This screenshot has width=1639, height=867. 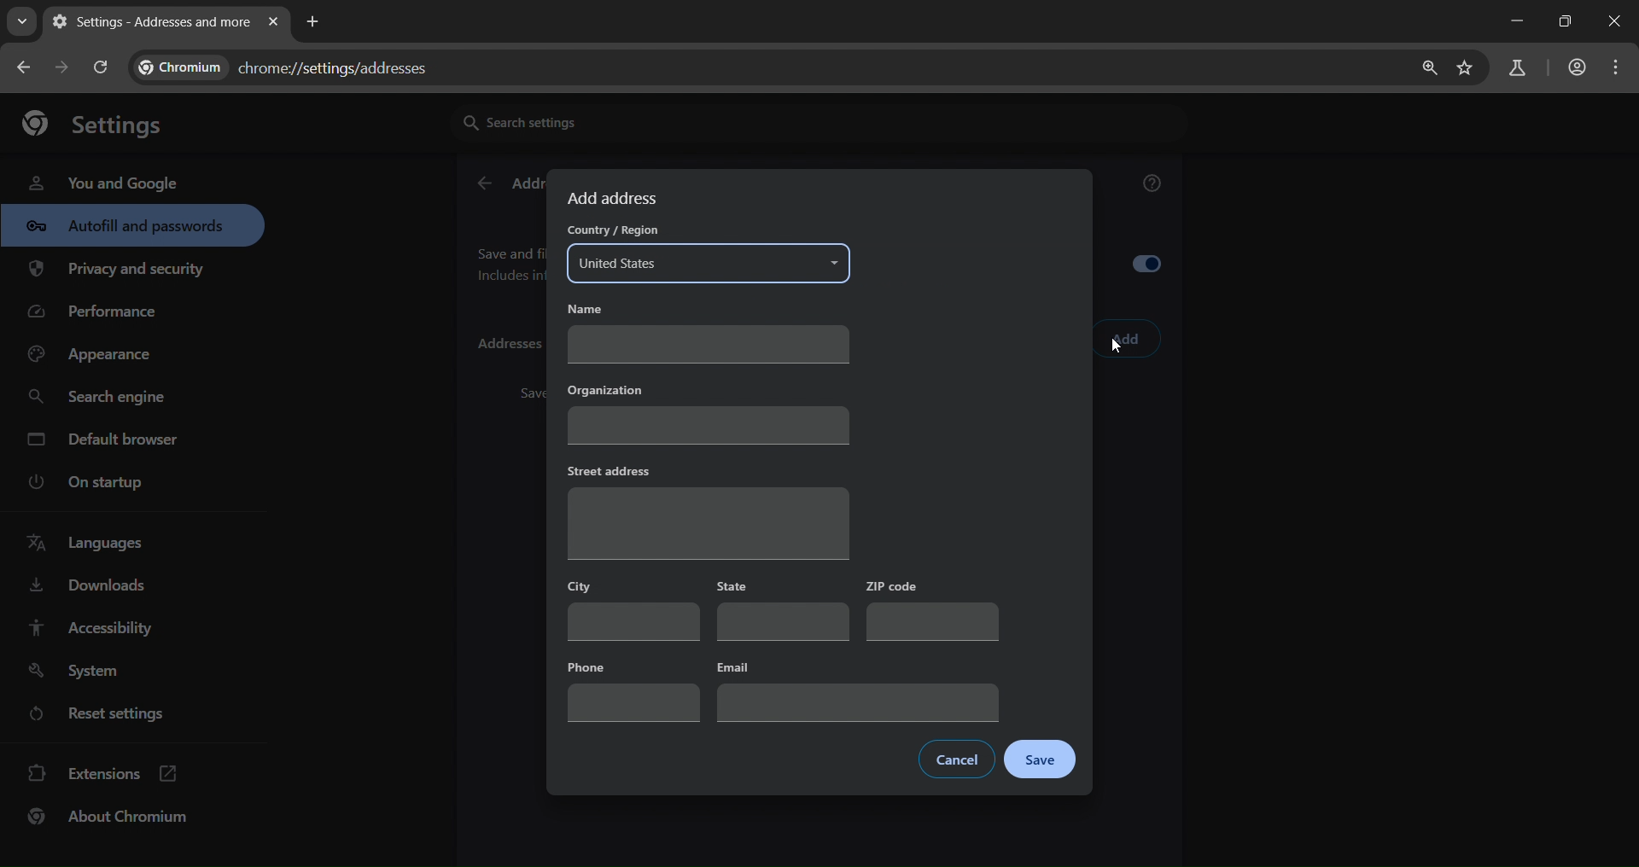 What do you see at coordinates (89, 627) in the screenshot?
I see `accessibility` at bounding box center [89, 627].